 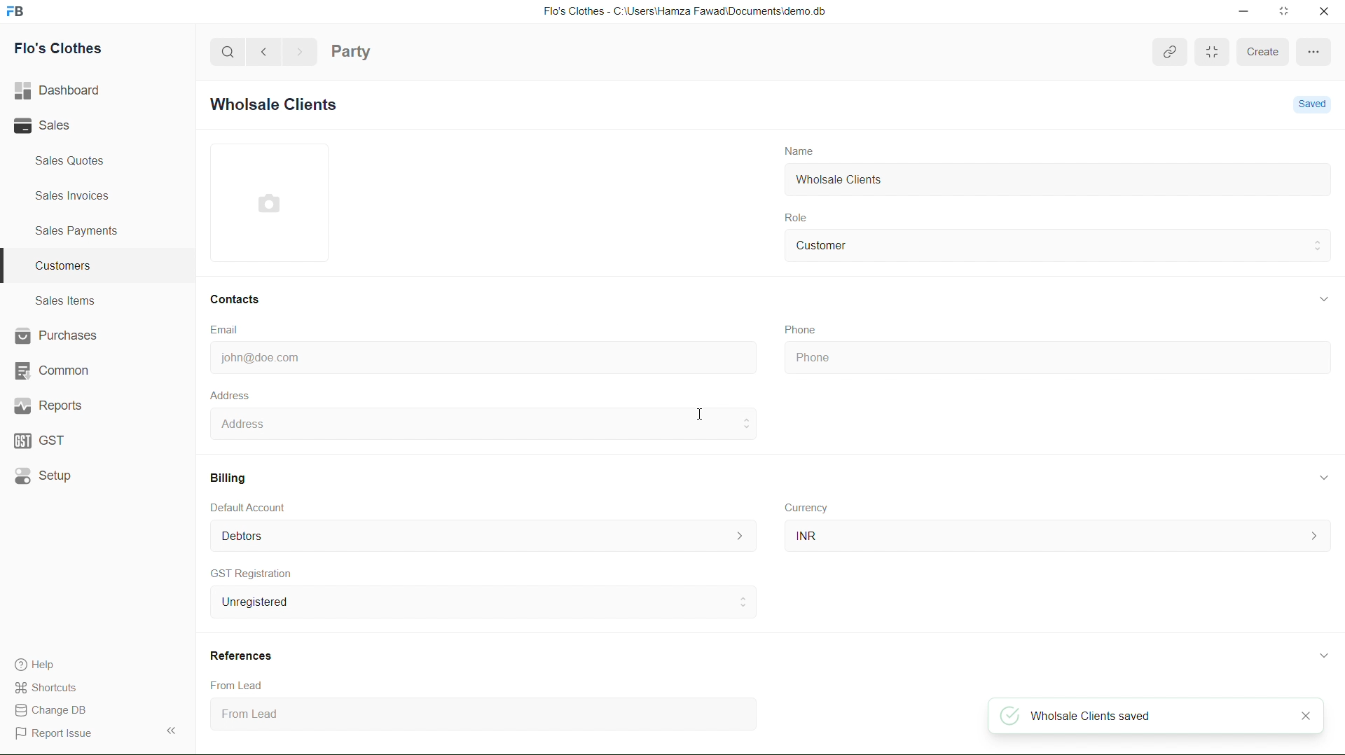 What do you see at coordinates (55, 50) in the screenshot?
I see `Flo's Clothes` at bounding box center [55, 50].